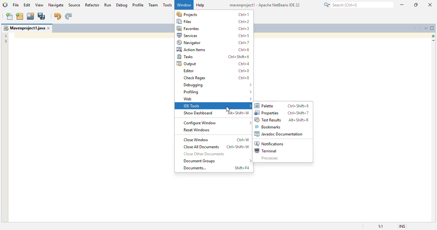 The height and width of the screenshot is (230, 437). Describe the element at coordinates (402, 4) in the screenshot. I see `minimize` at that location.